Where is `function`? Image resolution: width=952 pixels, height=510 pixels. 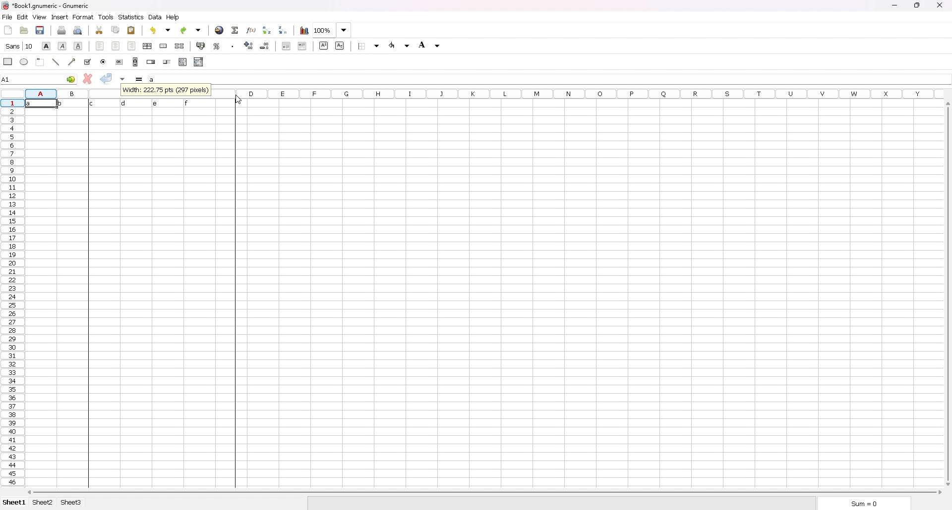 function is located at coordinates (251, 30).